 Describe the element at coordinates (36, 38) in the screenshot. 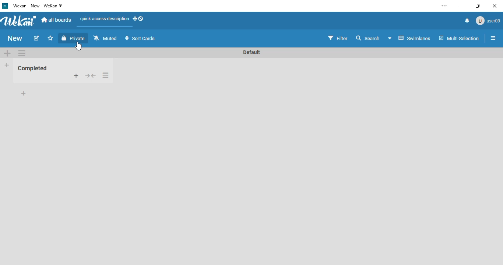

I see `edit` at that location.